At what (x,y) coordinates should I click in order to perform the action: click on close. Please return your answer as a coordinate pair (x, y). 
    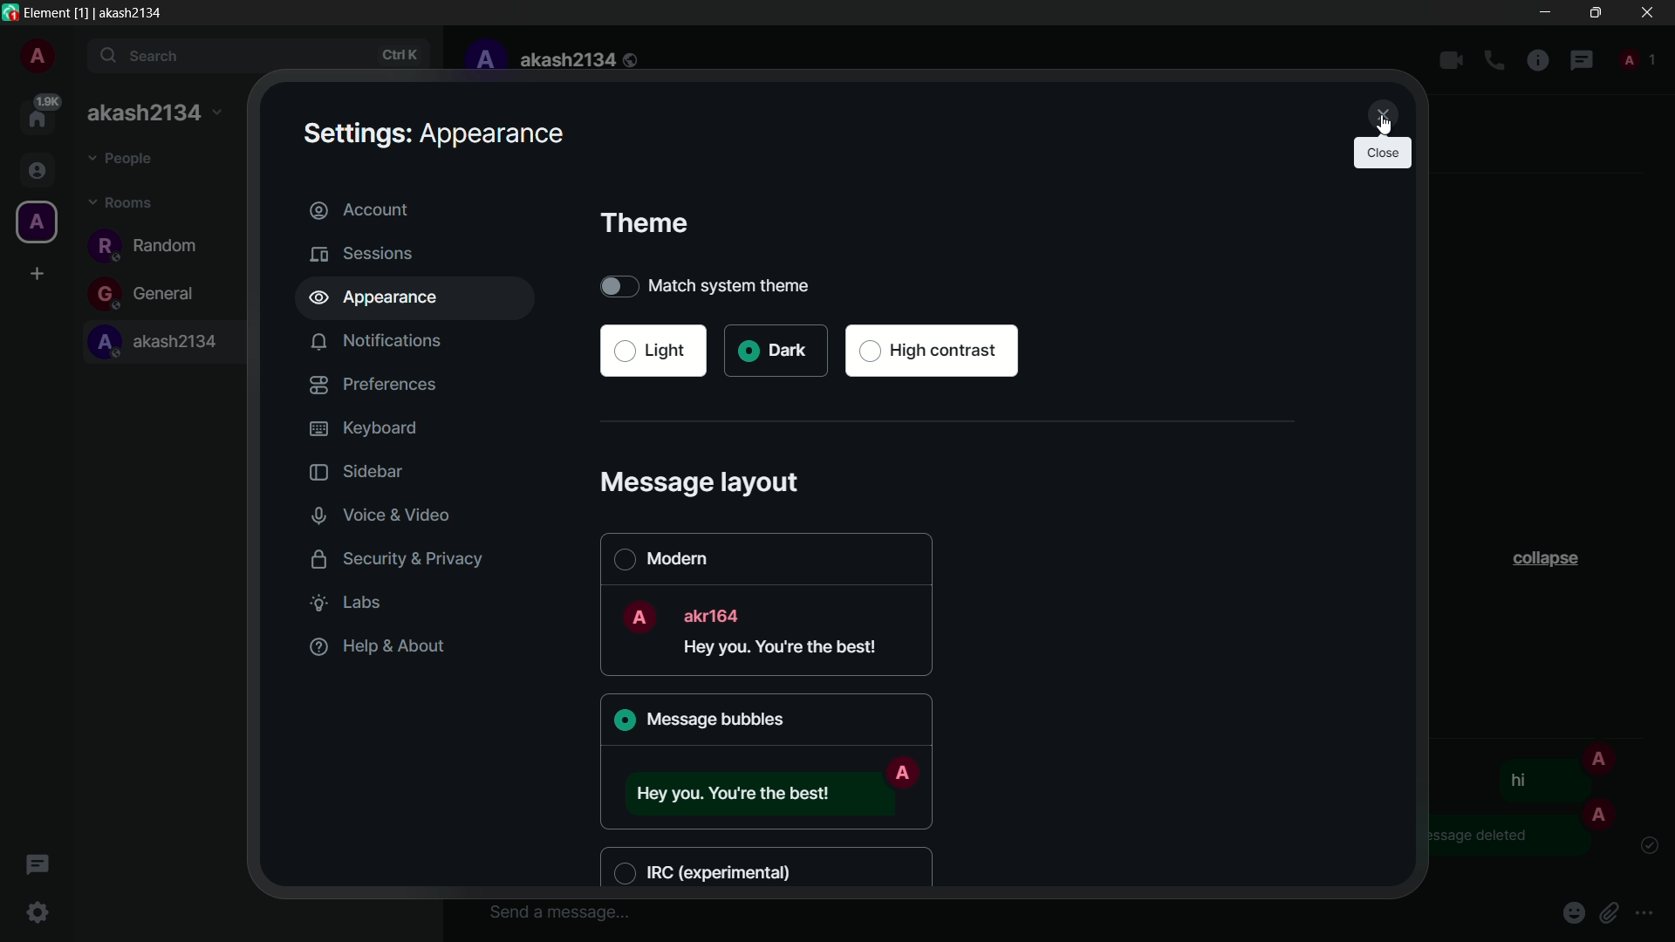
    Looking at the image, I should click on (1647, 12).